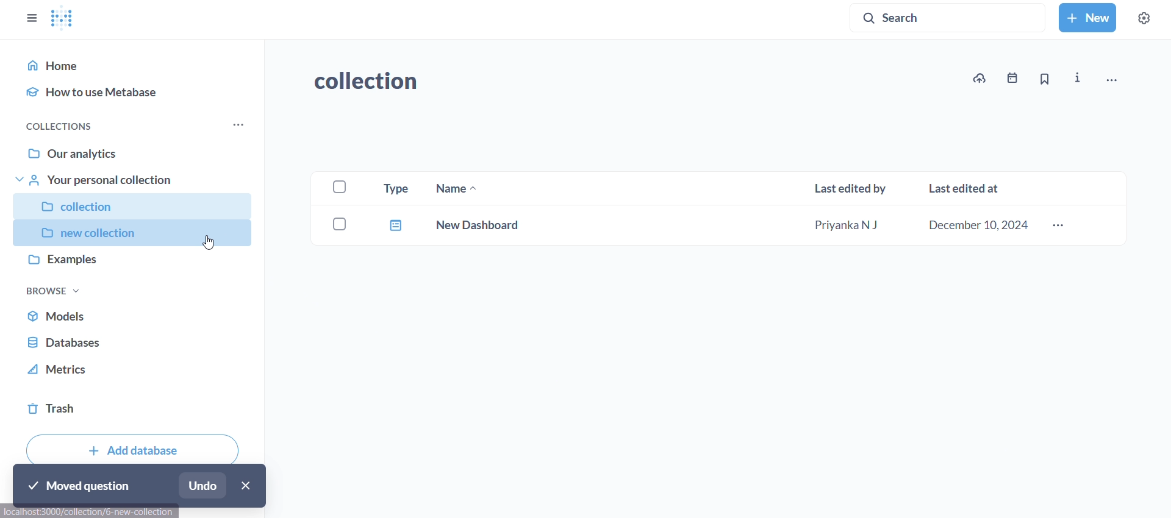 This screenshot has height=518, width=1171. What do you see at coordinates (134, 373) in the screenshot?
I see `metrics` at bounding box center [134, 373].